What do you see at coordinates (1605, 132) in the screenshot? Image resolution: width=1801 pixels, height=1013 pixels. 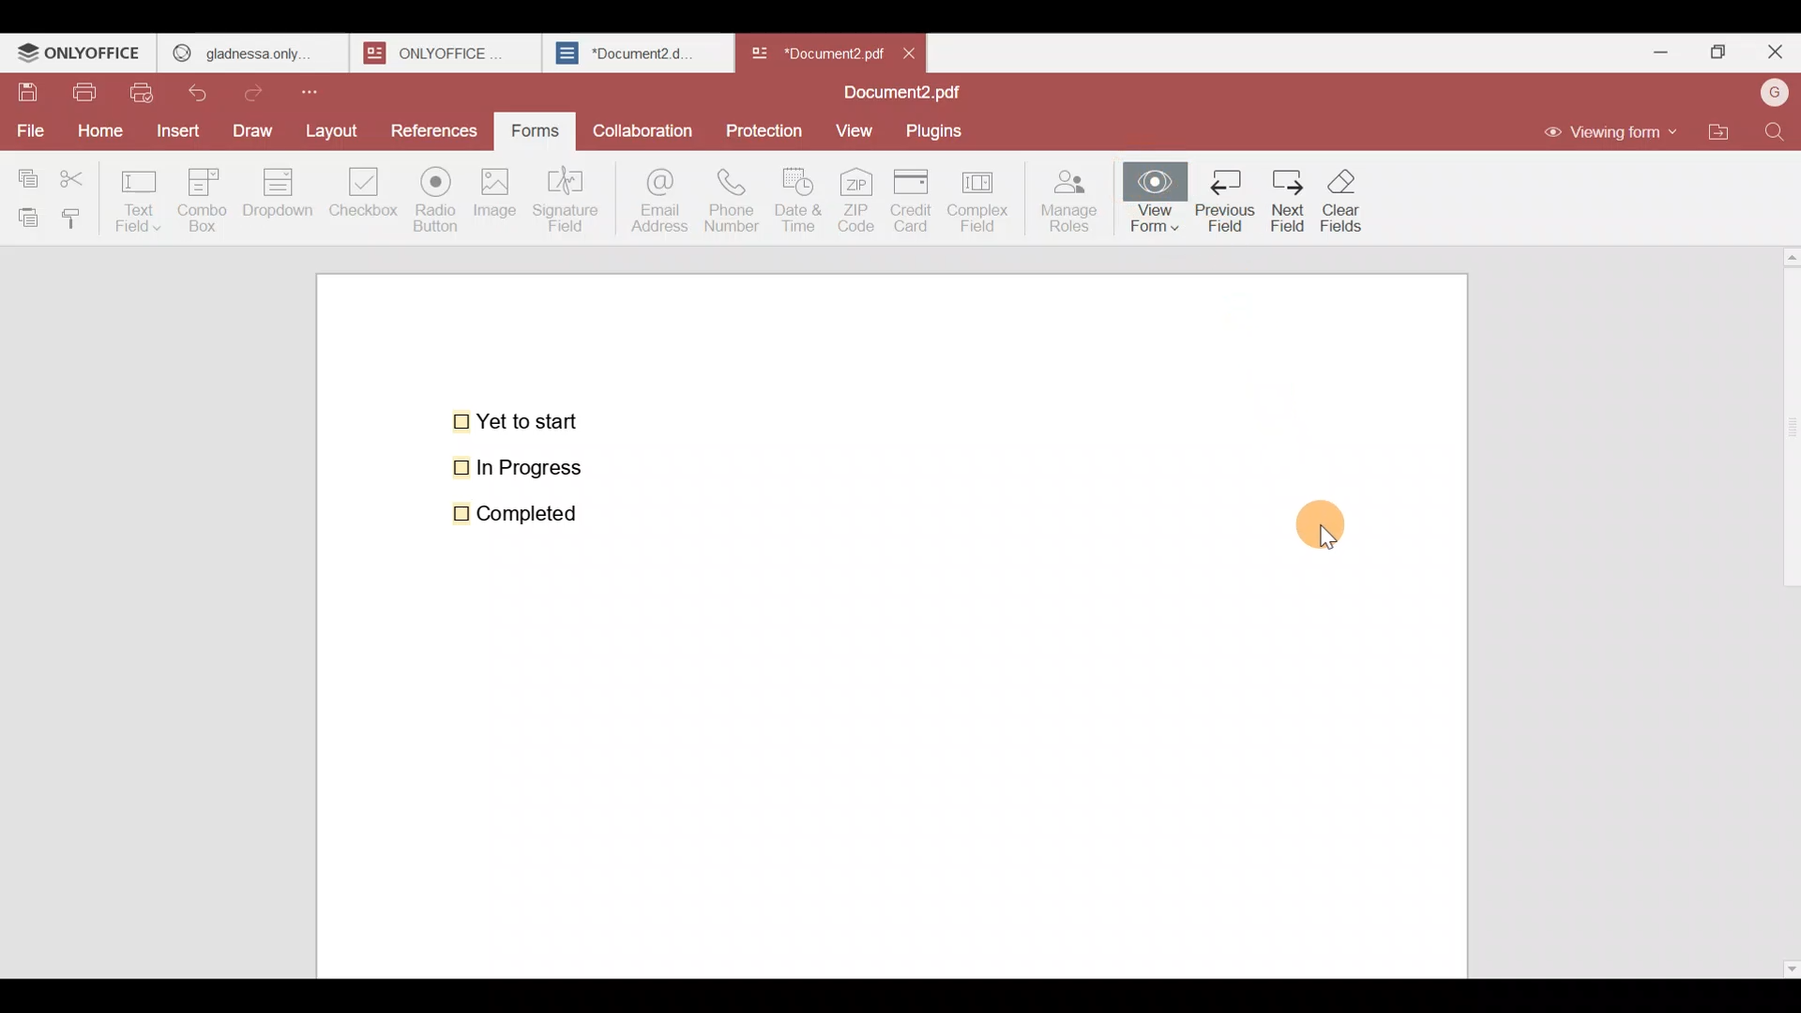 I see `Viewing form` at bounding box center [1605, 132].